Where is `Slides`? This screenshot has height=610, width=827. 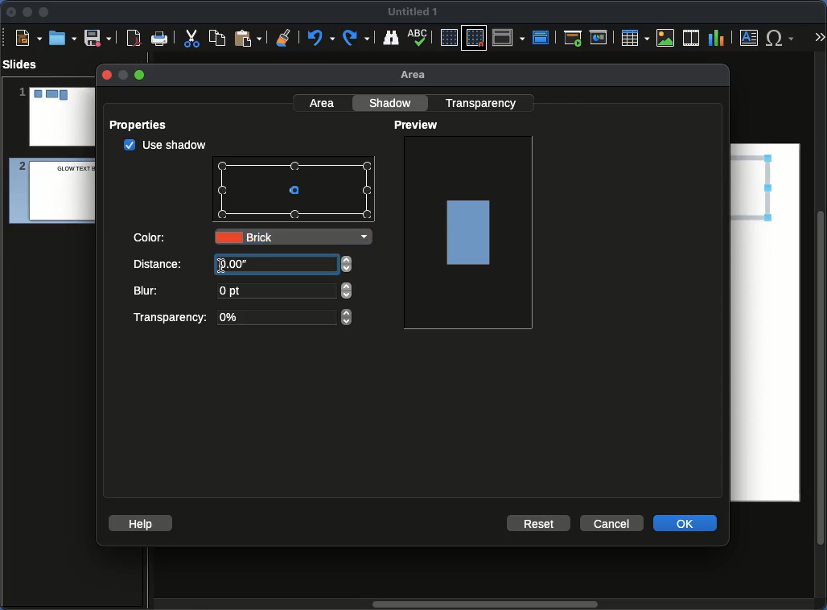 Slides is located at coordinates (25, 64).